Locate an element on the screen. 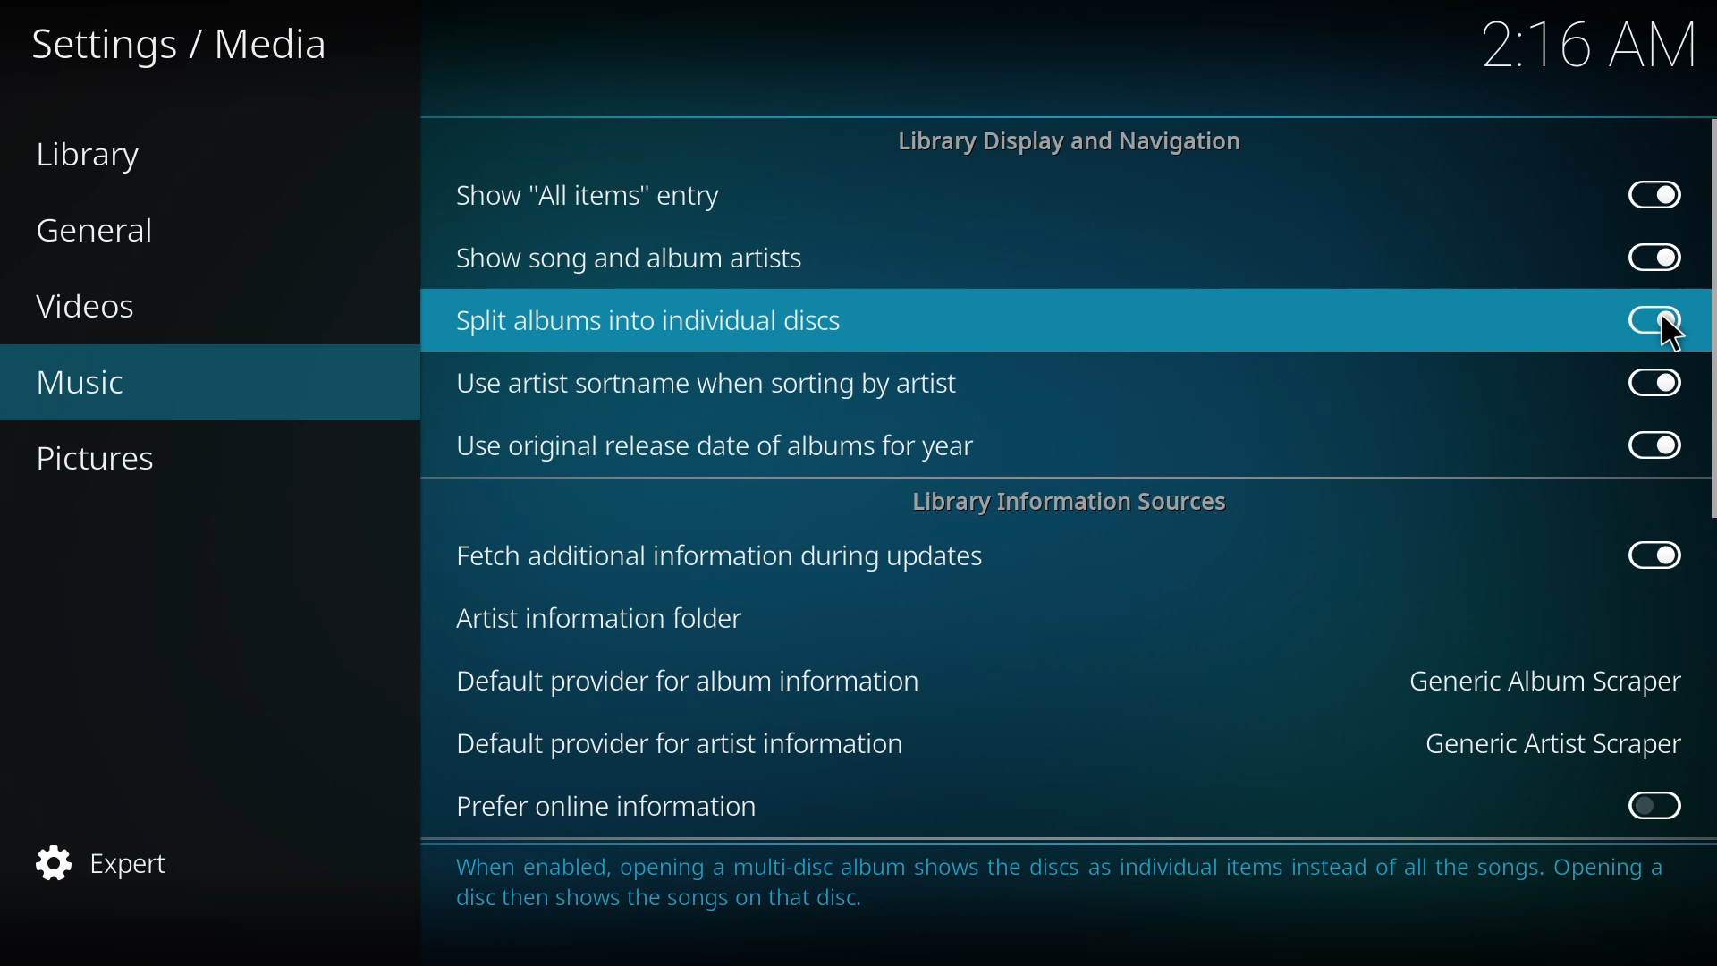  show song and album artists is located at coordinates (646, 258).